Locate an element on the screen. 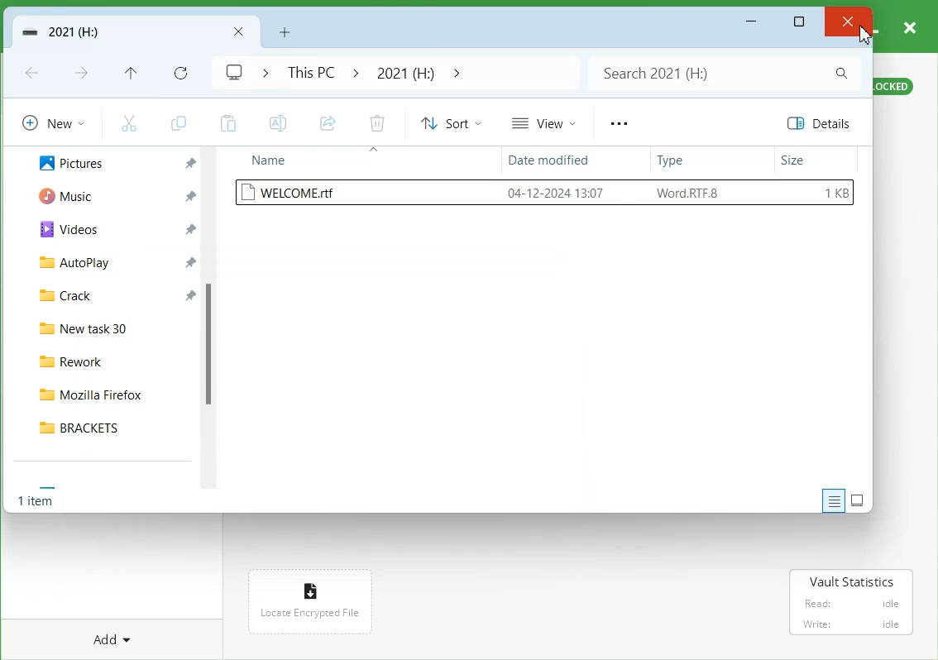 Image resolution: width=938 pixels, height=660 pixels. Drop down box is located at coordinates (454, 72).